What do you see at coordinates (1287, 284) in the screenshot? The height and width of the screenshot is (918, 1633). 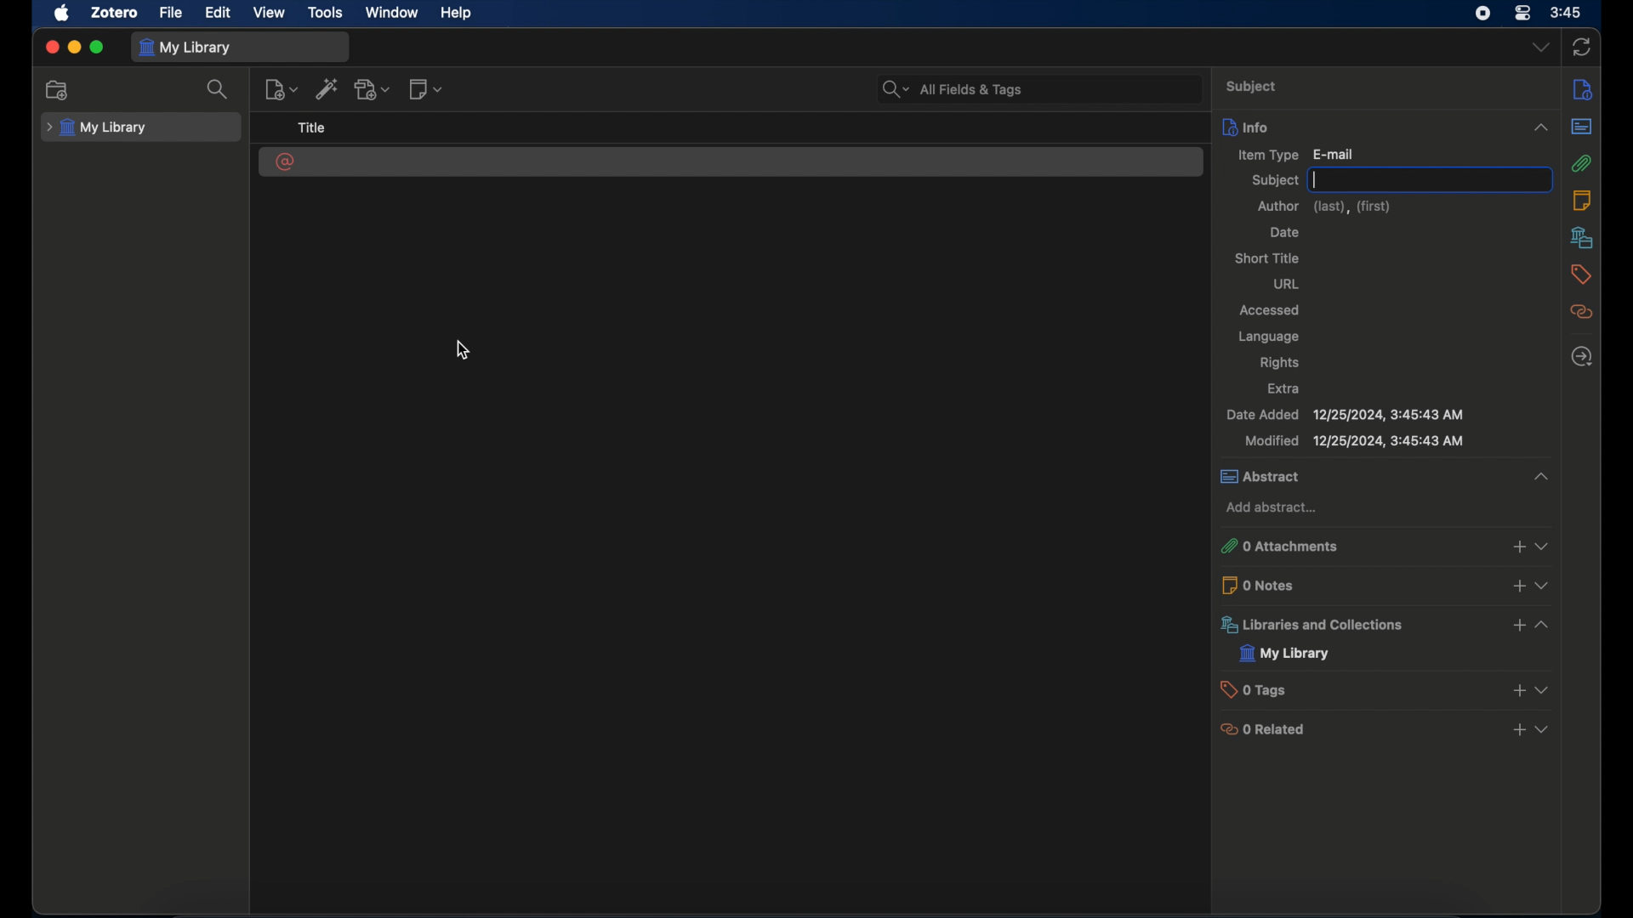 I see `url` at bounding box center [1287, 284].